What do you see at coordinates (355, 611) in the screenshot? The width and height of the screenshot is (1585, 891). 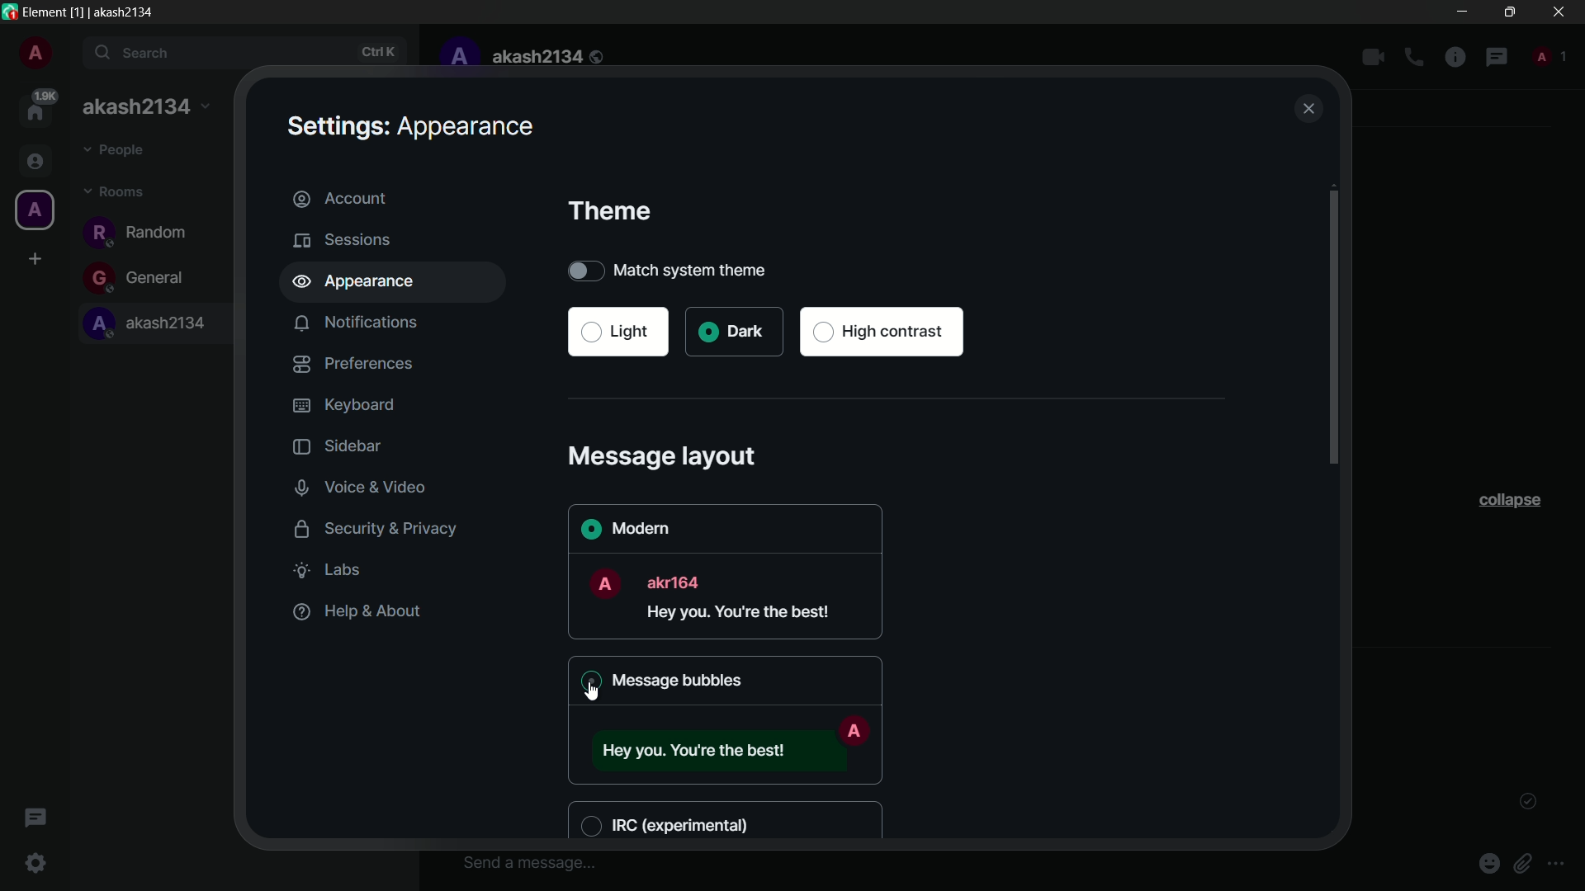 I see `help and about` at bounding box center [355, 611].